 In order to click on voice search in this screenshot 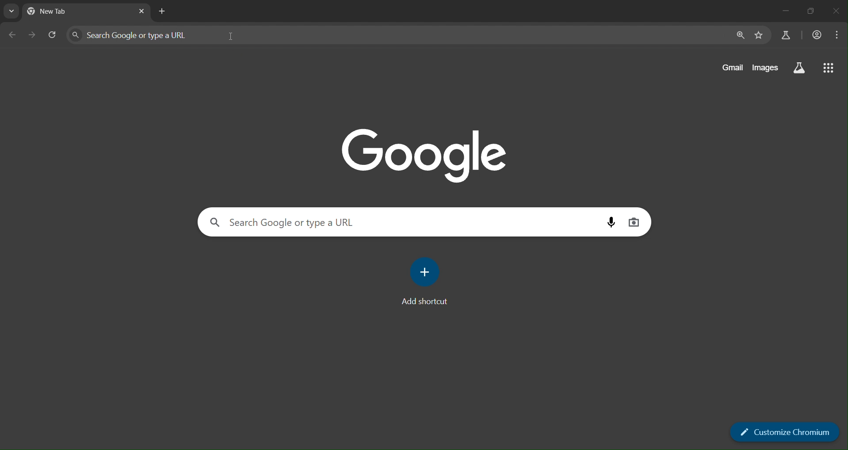, I will do `click(611, 223)`.